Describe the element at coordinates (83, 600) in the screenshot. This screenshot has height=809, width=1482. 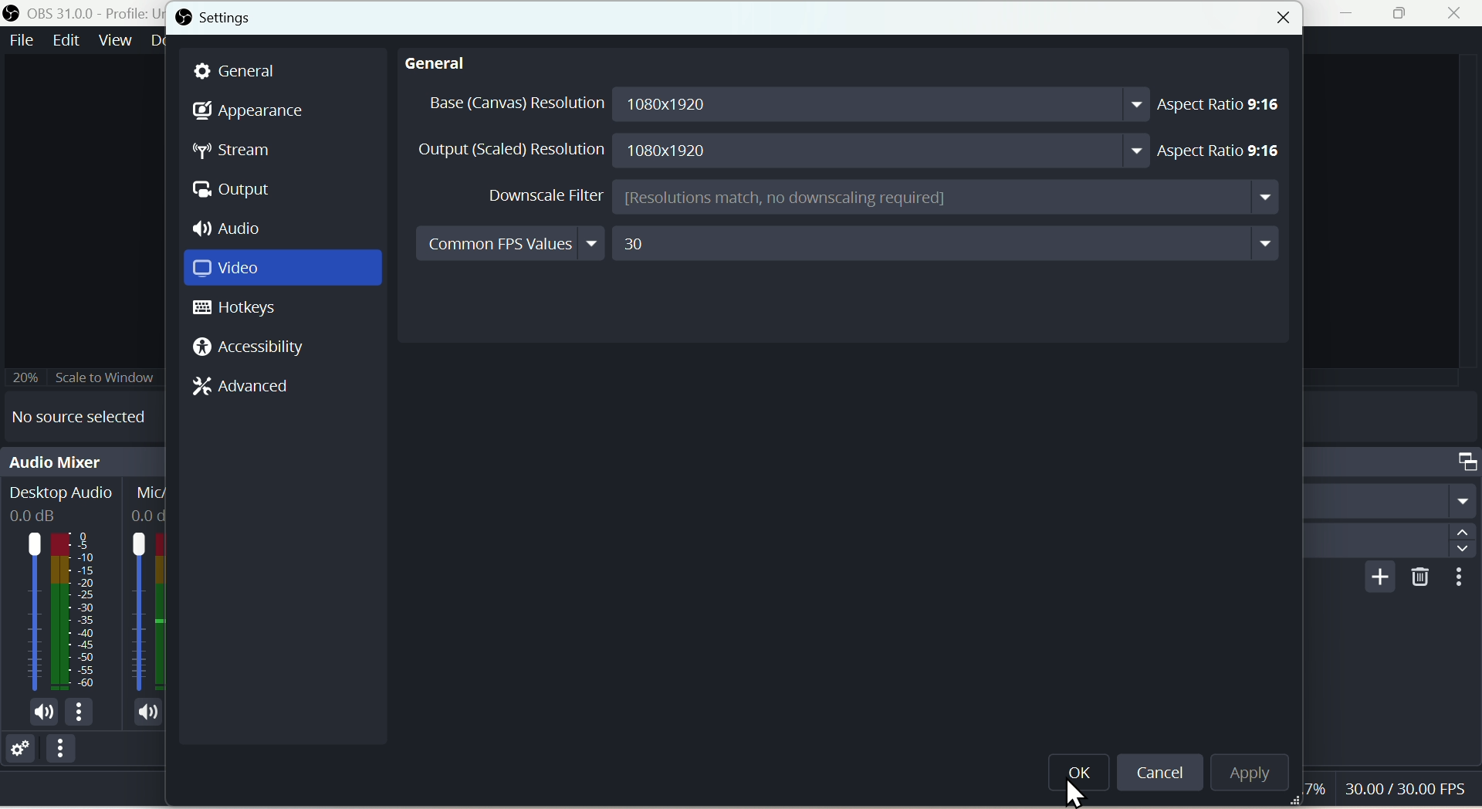
I see `Audio bar` at that location.